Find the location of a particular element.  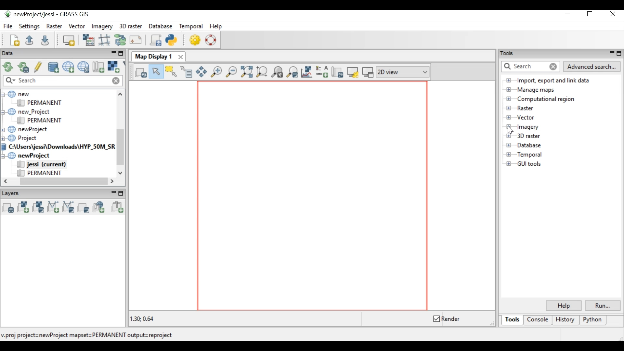

Tools is located at coordinates (551, 53).